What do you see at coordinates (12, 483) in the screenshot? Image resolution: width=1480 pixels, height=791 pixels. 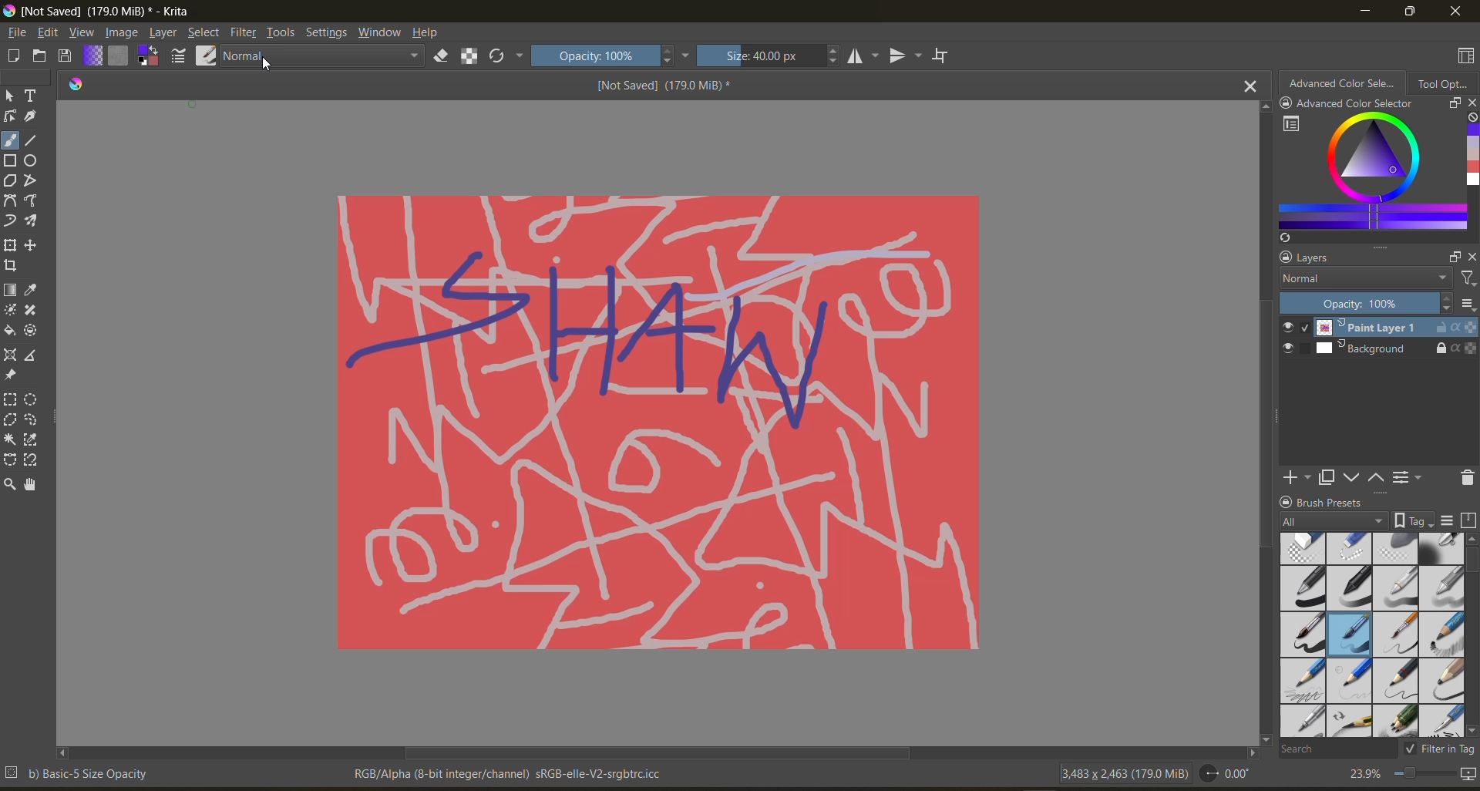 I see `zoom tool` at bounding box center [12, 483].